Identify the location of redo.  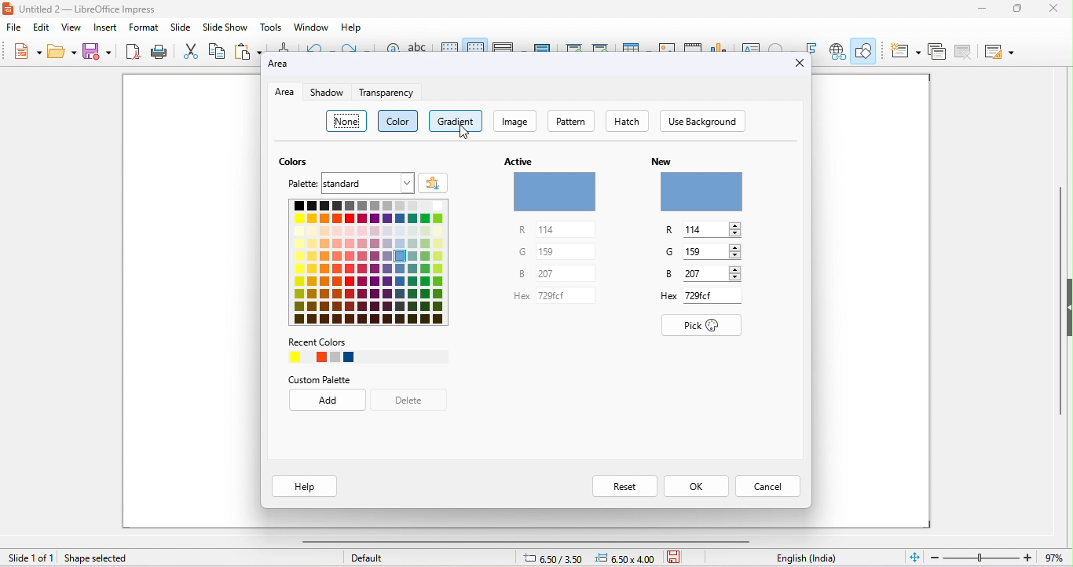
(358, 47).